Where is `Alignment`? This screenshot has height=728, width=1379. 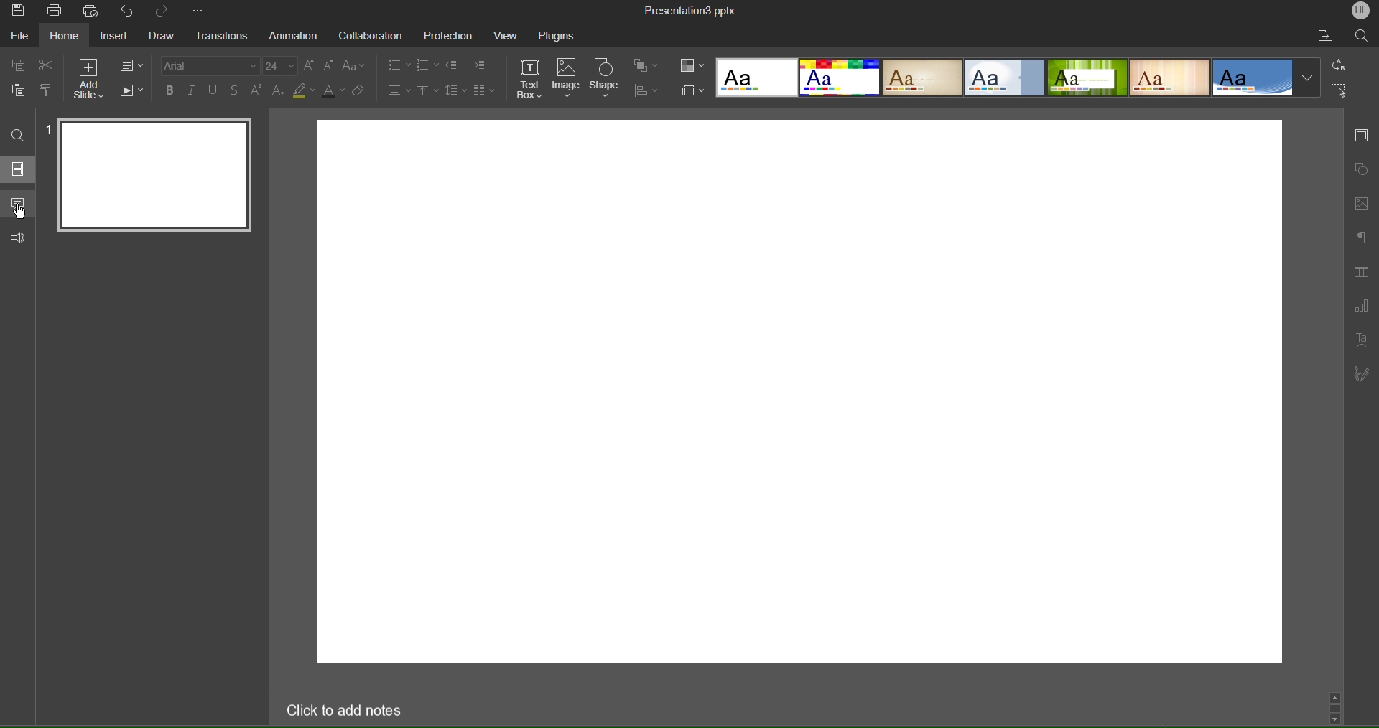 Alignment is located at coordinates (399, 92).